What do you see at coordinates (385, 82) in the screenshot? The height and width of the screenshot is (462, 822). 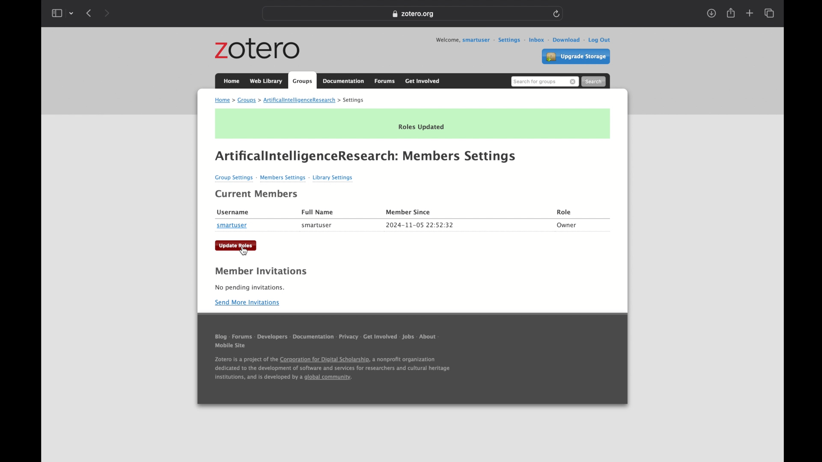 I see `forums` at bounding box center [385, 82].